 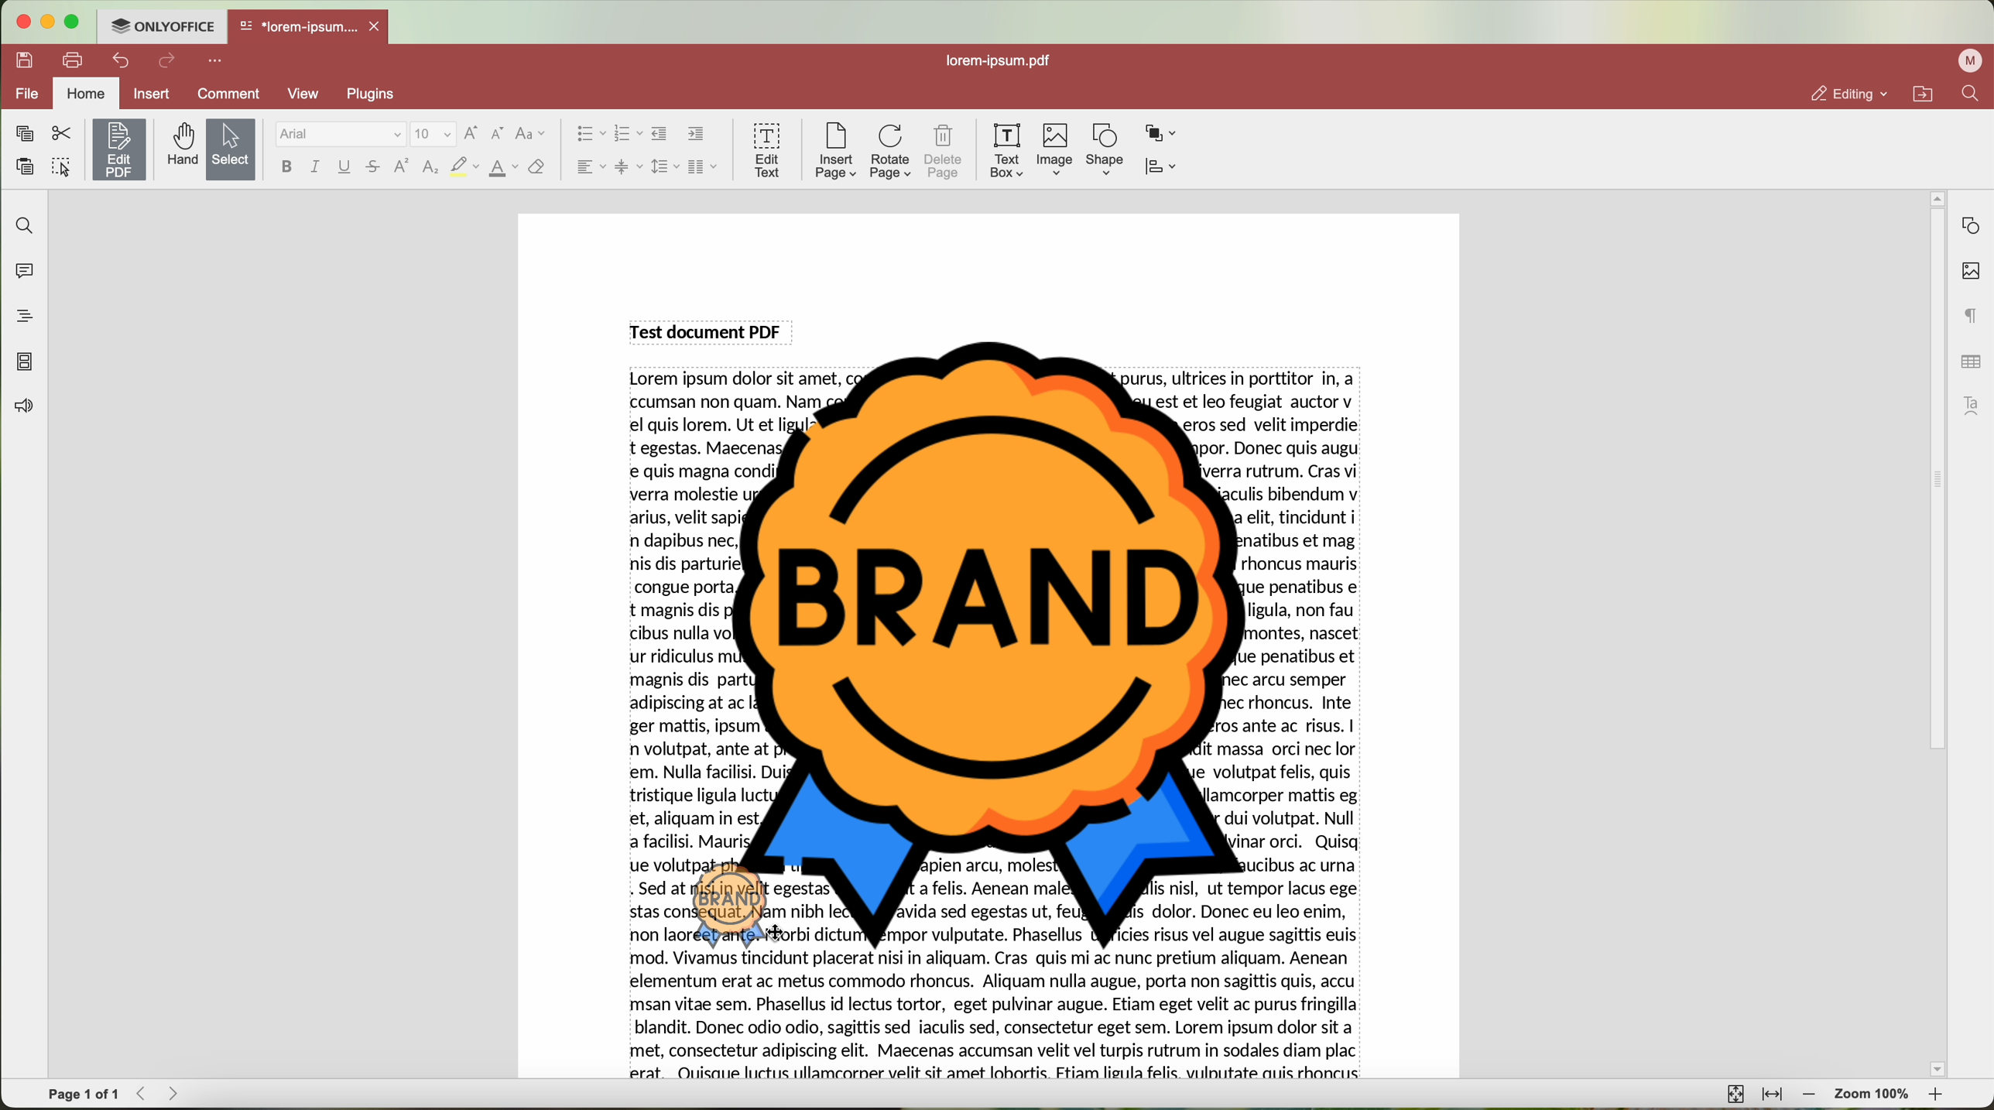 What do you see at coordinates (146, 1093) in the screenshot?
I see `Backward` at bounding box center [146, 1093].